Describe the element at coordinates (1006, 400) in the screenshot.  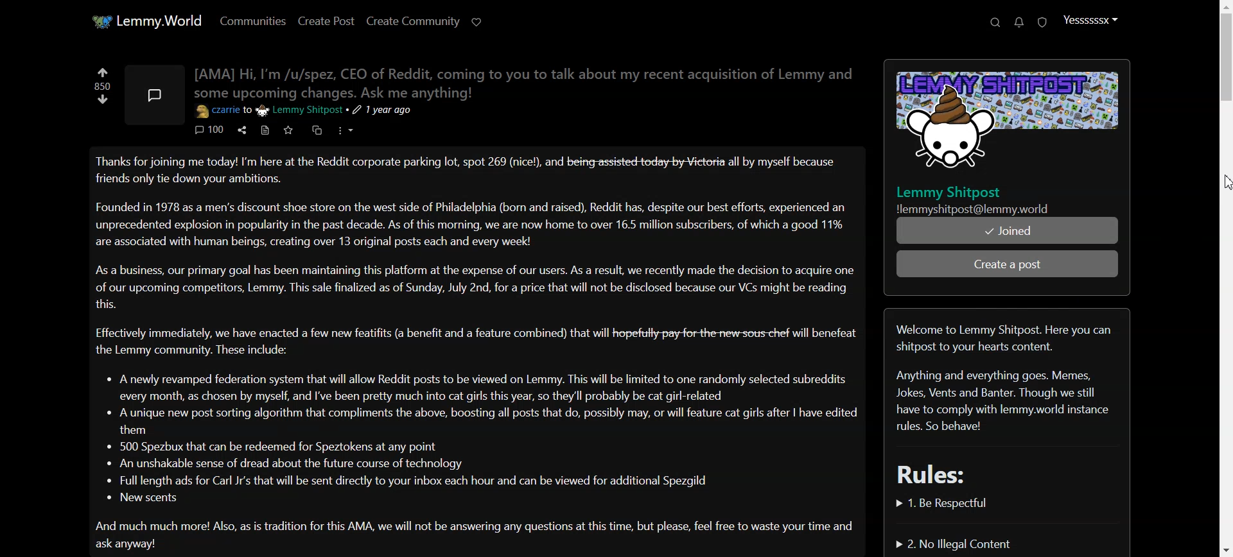
I see `Text` at that location.